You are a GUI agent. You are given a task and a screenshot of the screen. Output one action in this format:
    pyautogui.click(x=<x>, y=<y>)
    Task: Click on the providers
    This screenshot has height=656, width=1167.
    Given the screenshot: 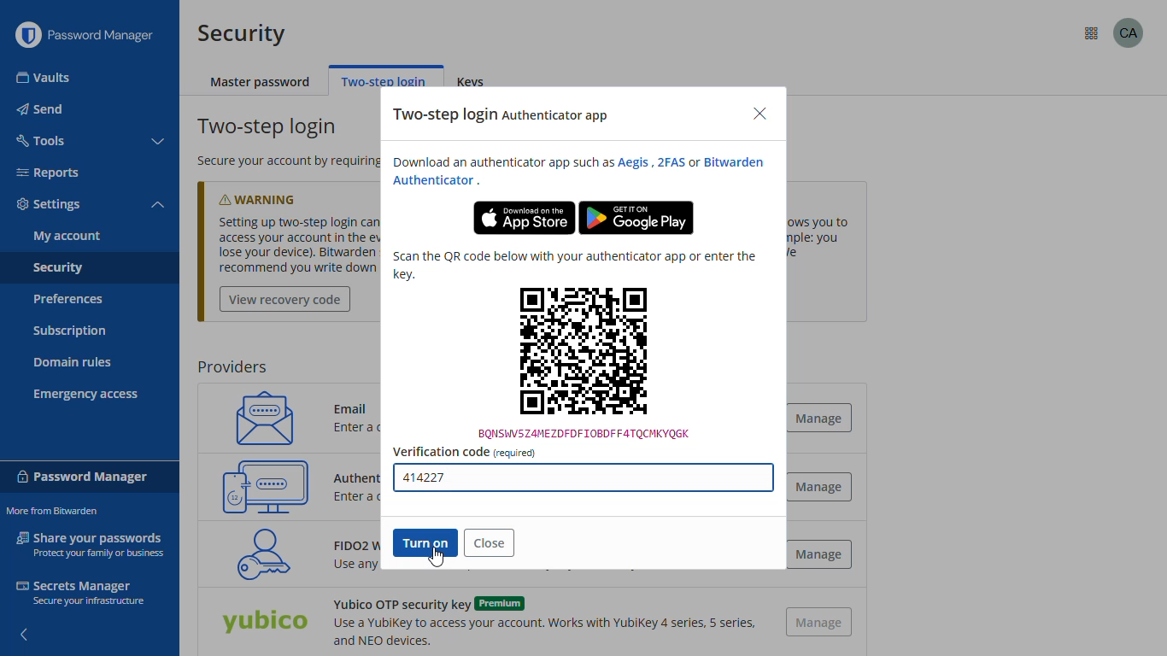 What is the action you would take?
    pyautogui.click(x=232, y=367)
    